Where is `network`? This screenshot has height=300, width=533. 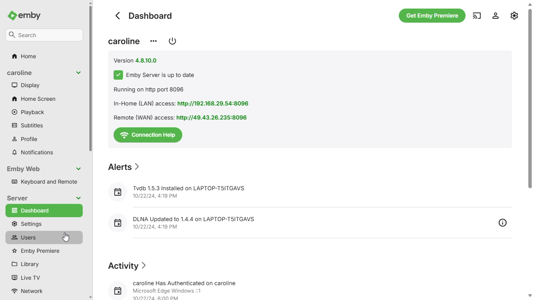
network is located at coordinates (28, 291).